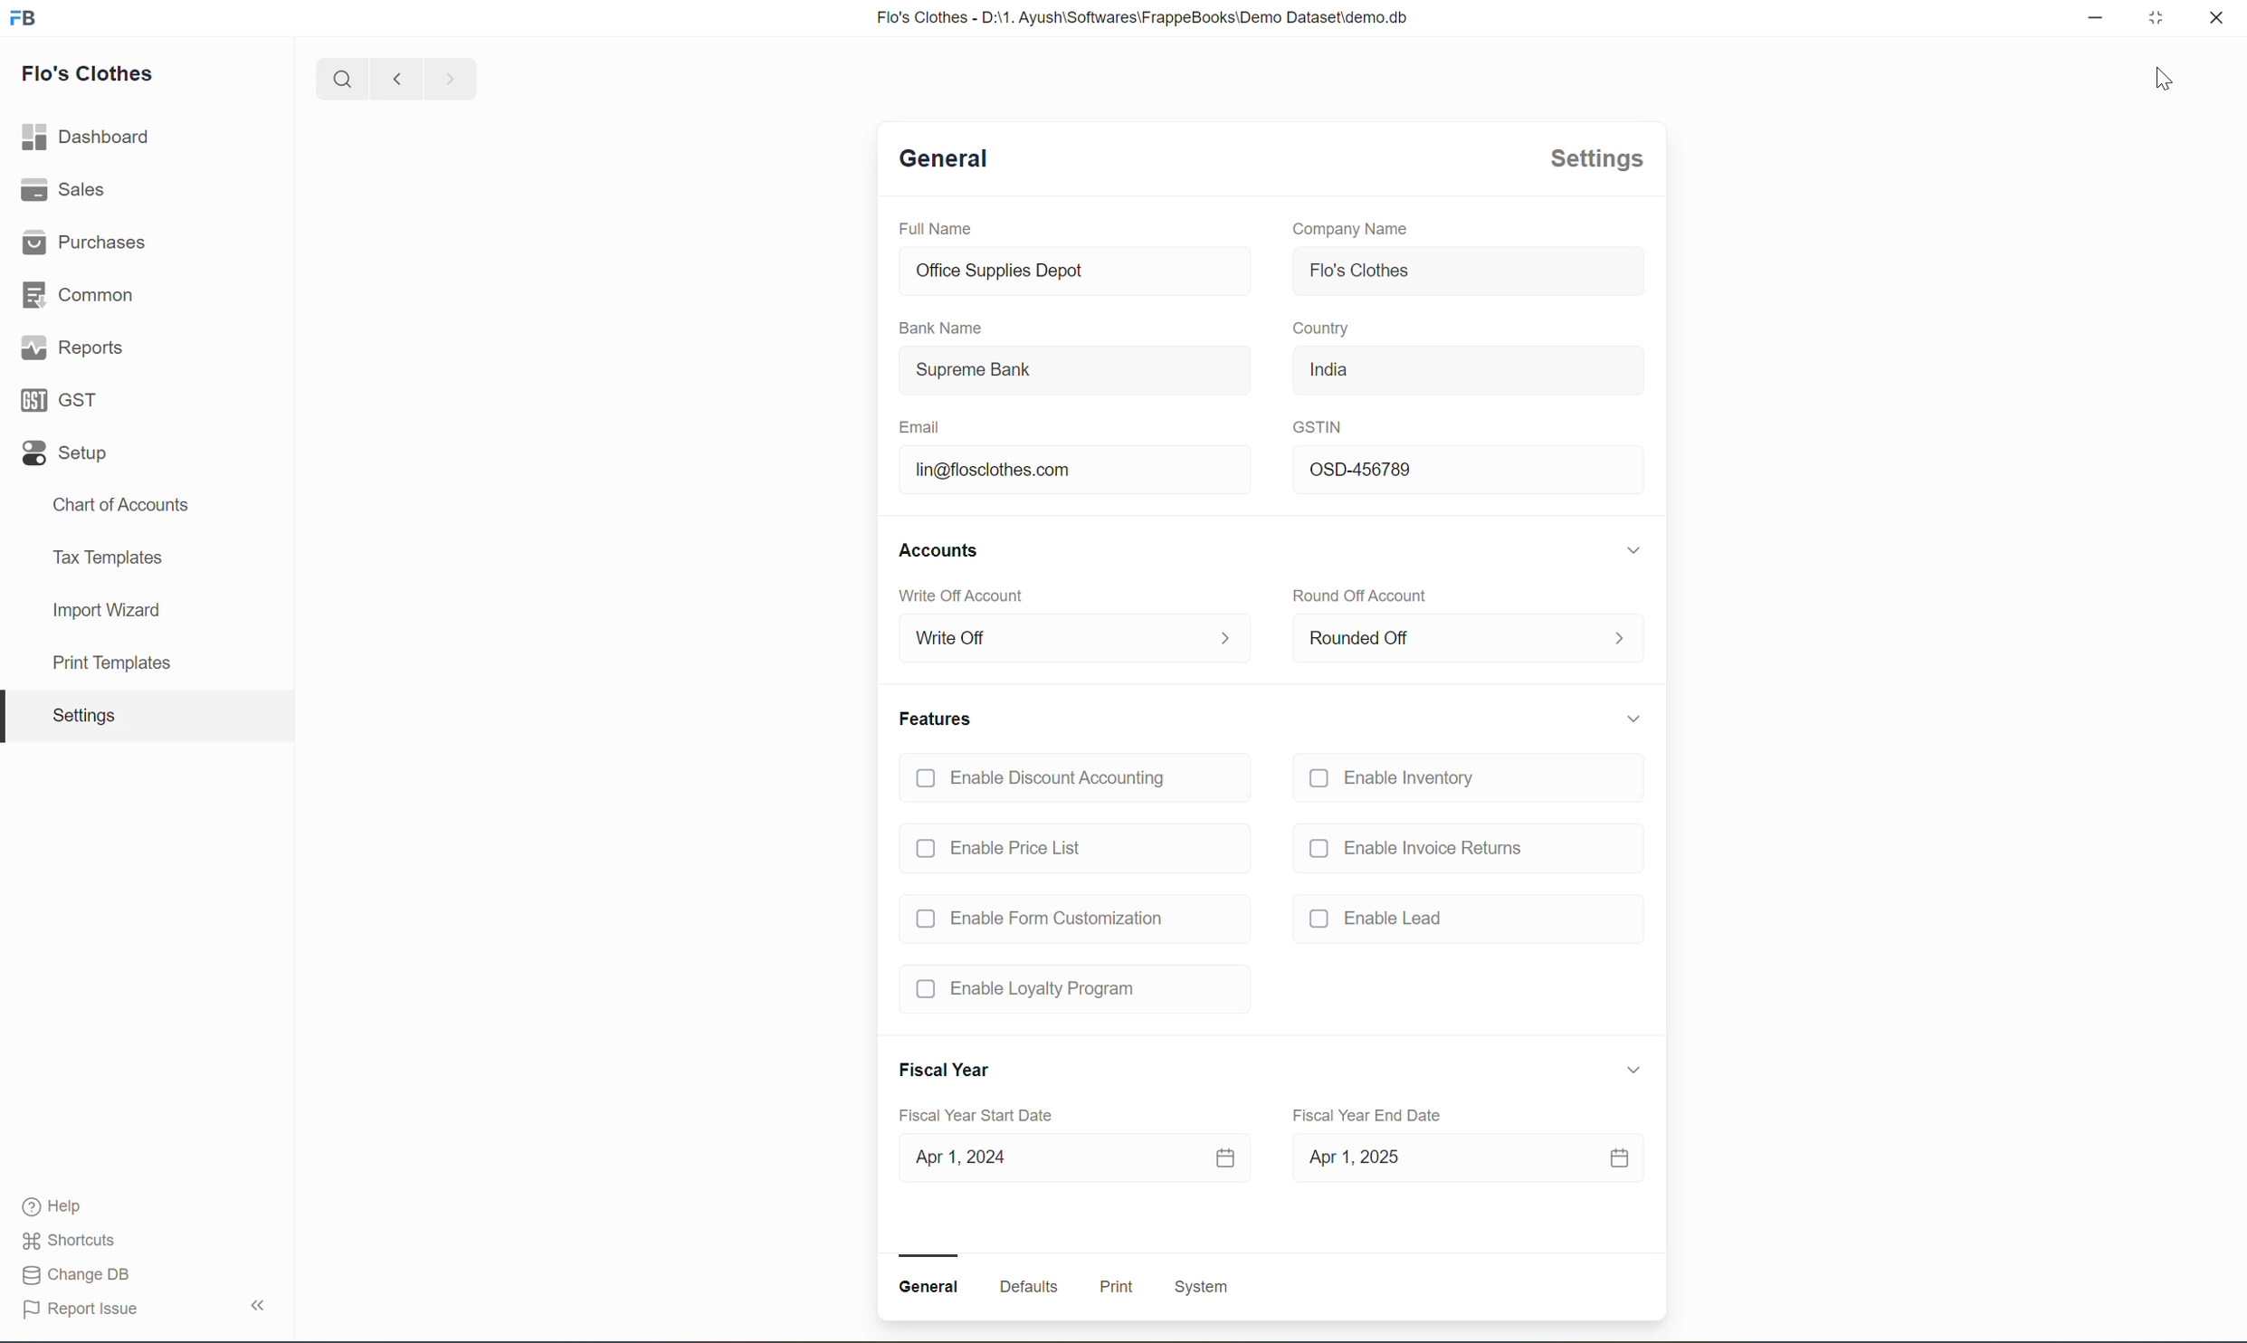  What do you see at coordinates (938, 157) in the screenshot?
I see `General` at bounding box center [938, 157].